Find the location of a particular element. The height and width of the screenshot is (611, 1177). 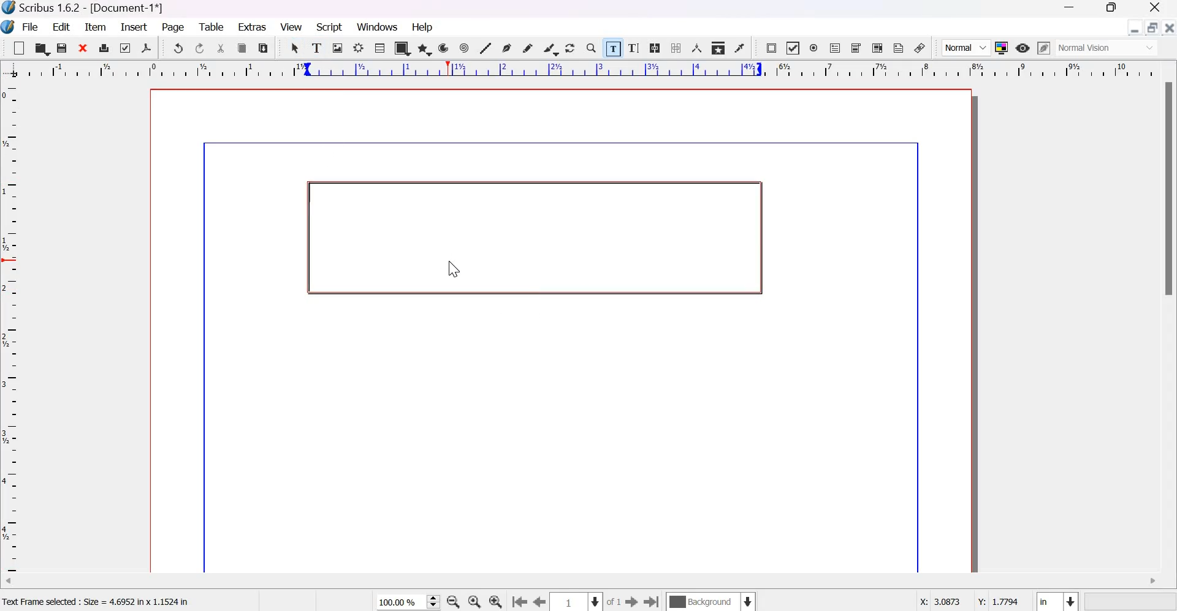

Link annotation is located at coordinates (920, 48).